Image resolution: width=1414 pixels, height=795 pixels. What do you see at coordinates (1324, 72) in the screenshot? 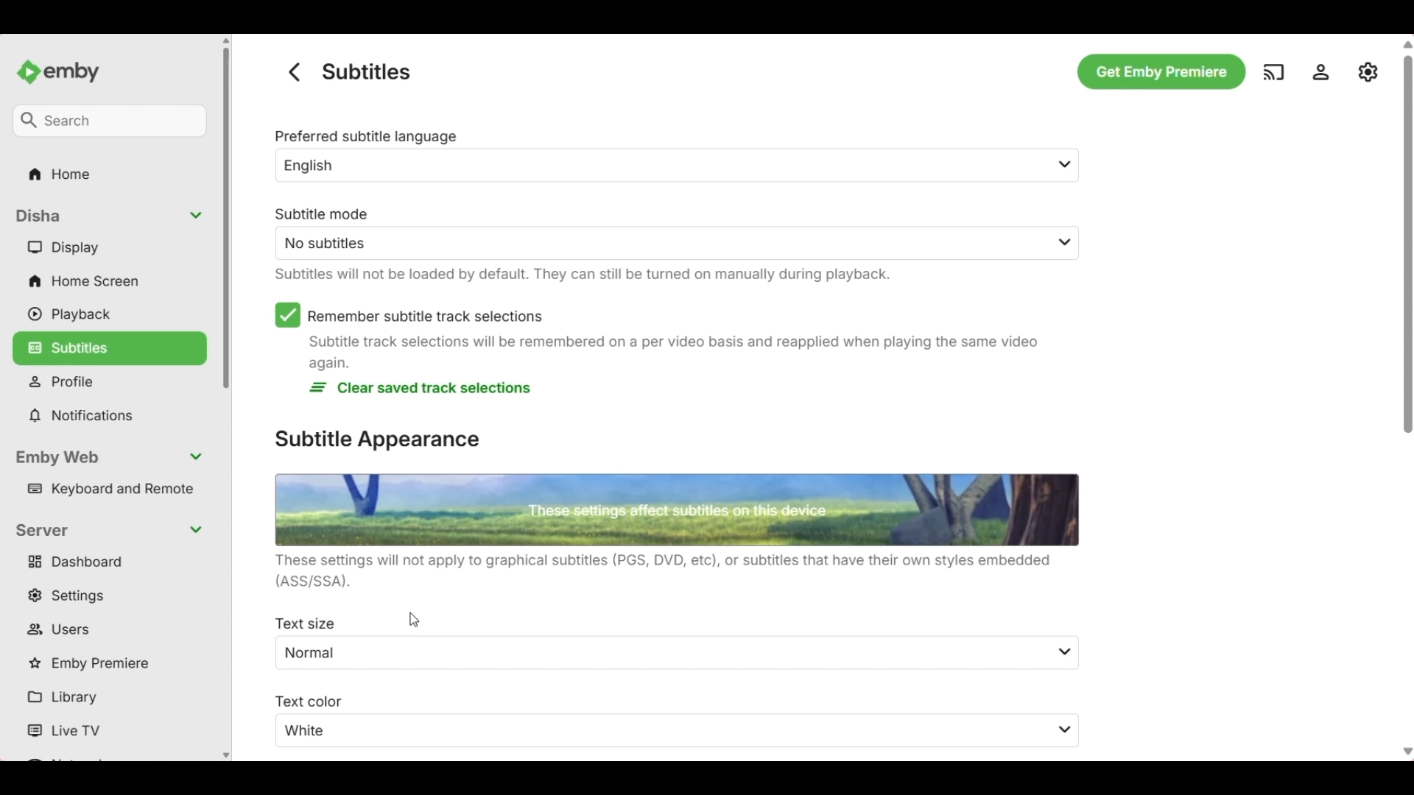
I see `` at bounding box center [1324, 72].